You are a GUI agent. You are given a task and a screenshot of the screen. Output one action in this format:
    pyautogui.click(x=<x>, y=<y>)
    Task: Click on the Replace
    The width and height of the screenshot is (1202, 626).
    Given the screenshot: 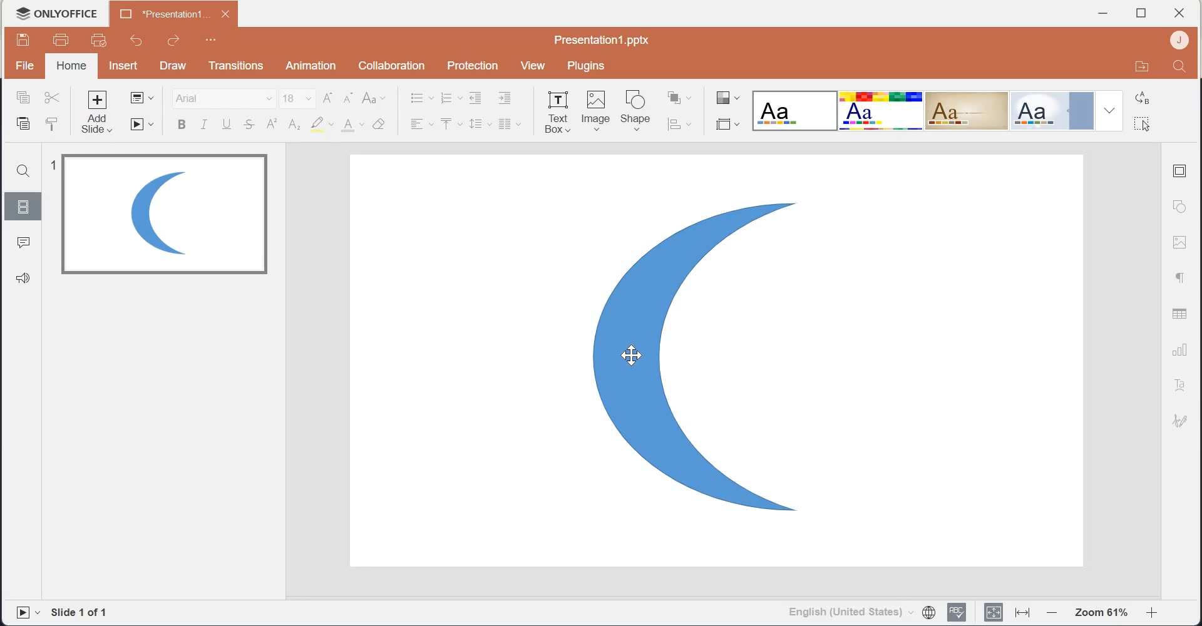 What is the action you would take?
    pyautogui.click(x=1146, y=96)
    